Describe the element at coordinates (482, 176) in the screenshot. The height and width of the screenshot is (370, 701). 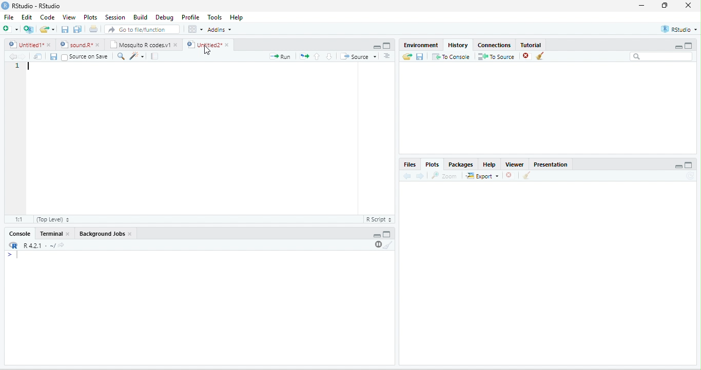
I see `Export` at that location.